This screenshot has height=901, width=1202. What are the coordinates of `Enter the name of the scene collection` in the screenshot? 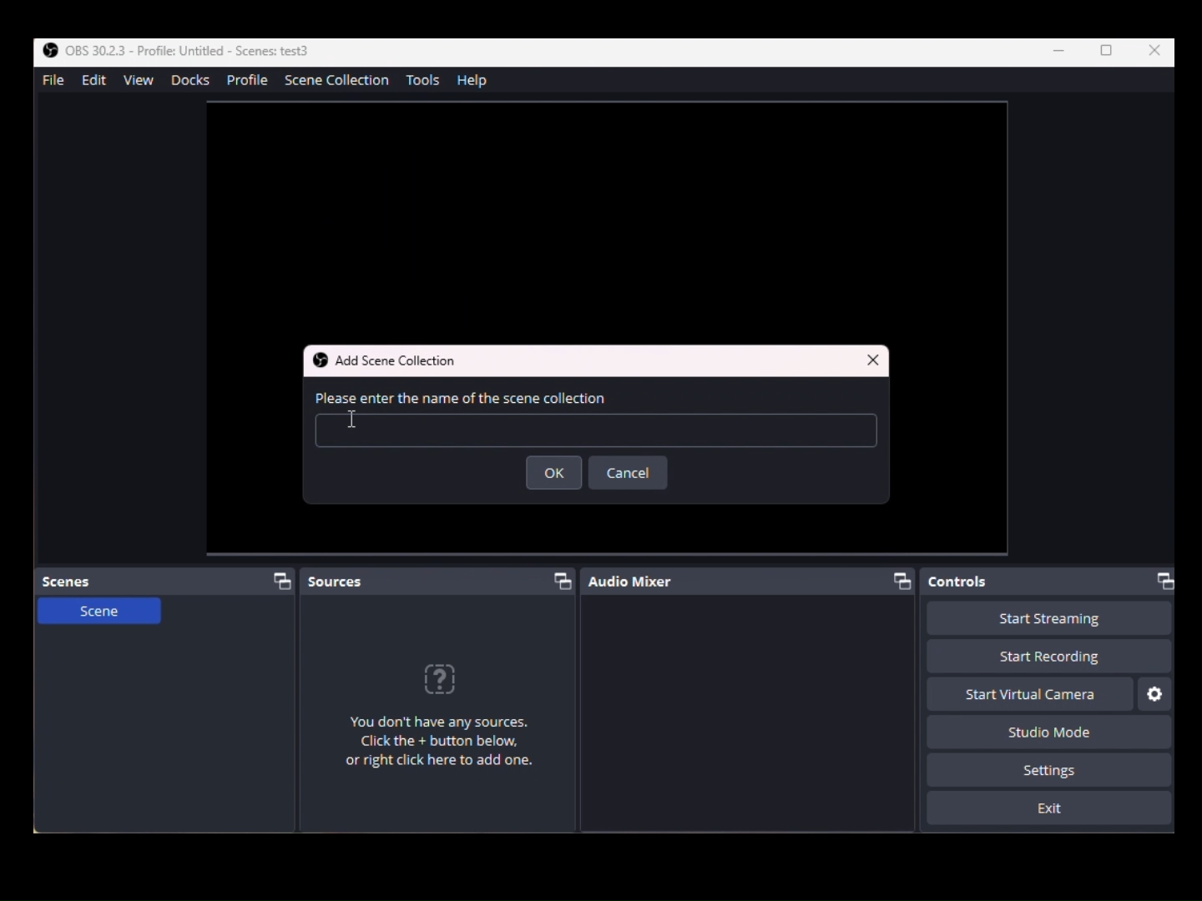 It's located at (598, 421).